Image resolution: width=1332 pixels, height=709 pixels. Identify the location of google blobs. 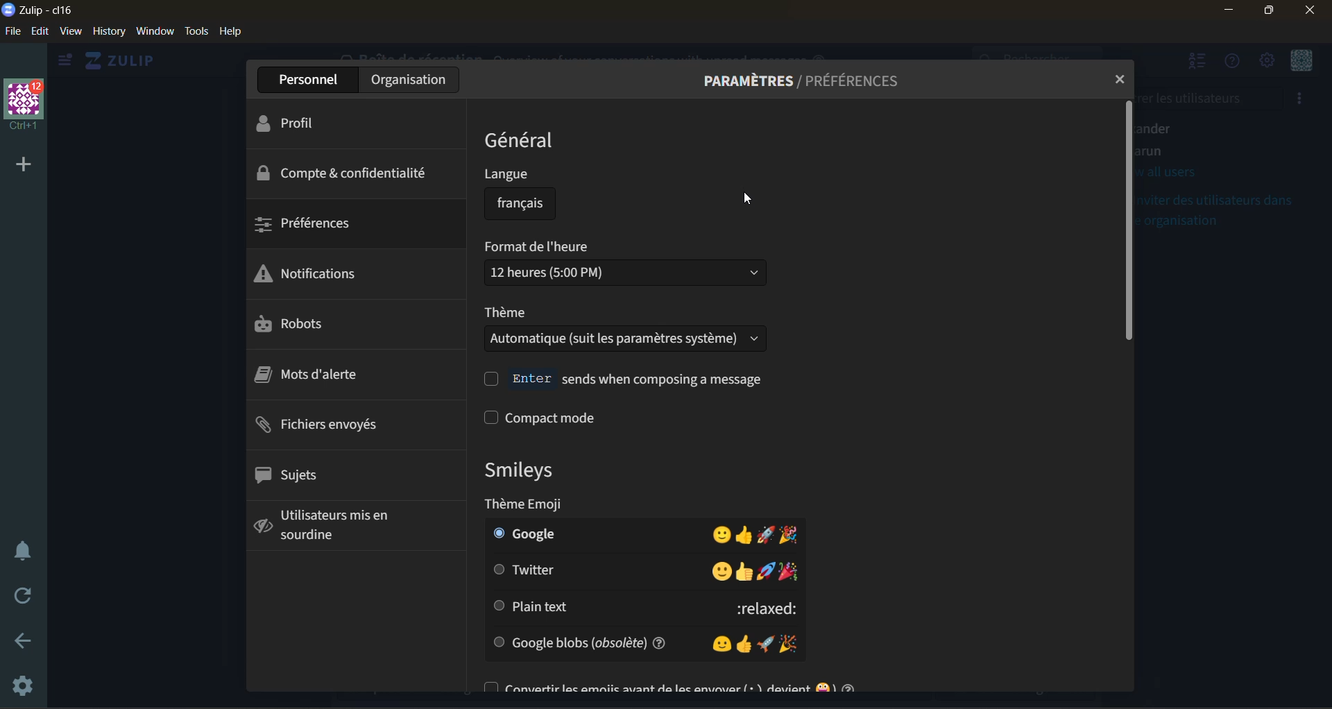
(640, 641).